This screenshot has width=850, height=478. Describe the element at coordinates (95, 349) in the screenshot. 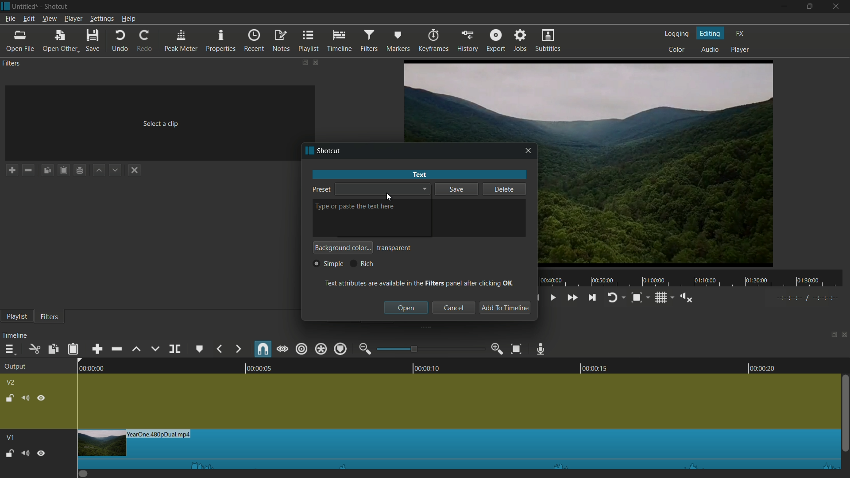

I see `append` at that location.